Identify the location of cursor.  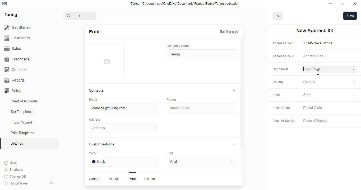
(318, 73).